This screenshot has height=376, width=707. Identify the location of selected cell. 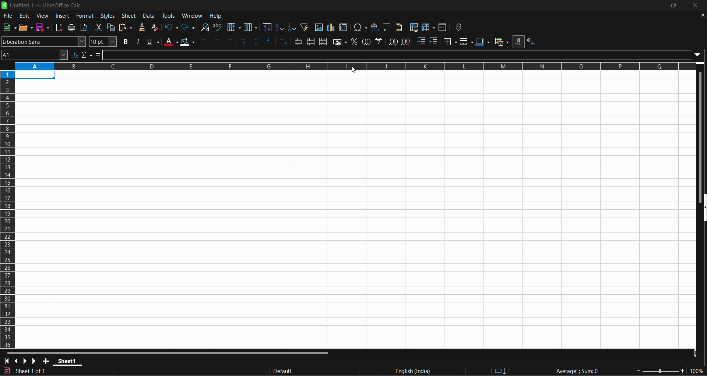
(38, 75).